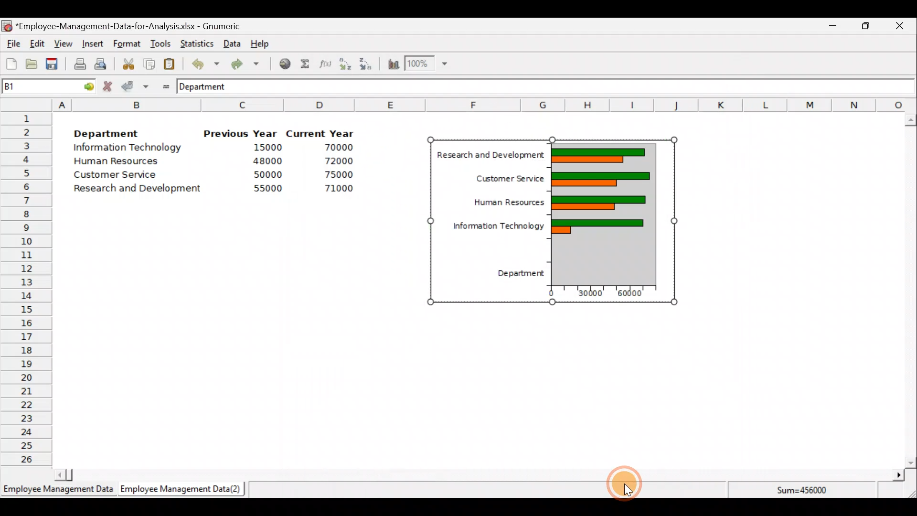 This screenshot has height=516, width=917. Describe the element at coordinates (160, 44) in the screenshot. I see `Tools` at that location.